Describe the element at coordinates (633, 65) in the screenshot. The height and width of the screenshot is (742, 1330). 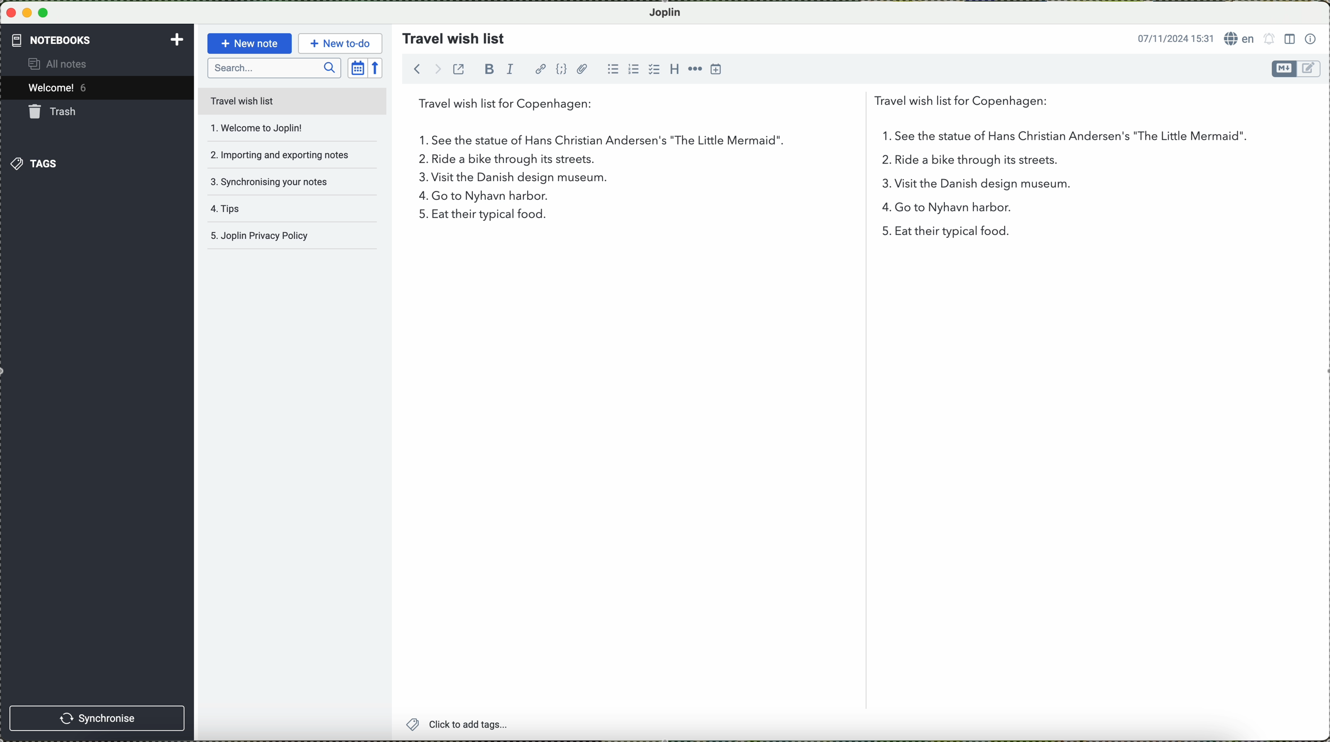
I see `numbered list` at that location.